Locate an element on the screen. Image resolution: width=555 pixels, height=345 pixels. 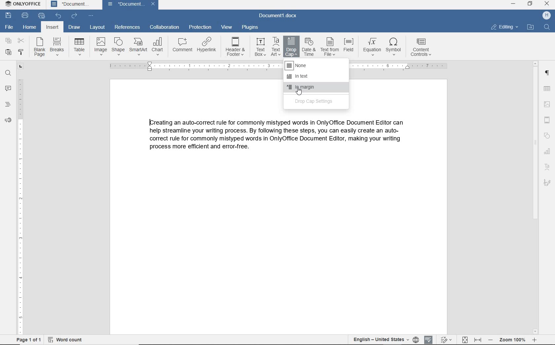
shape is located at coordinates (118, 46).